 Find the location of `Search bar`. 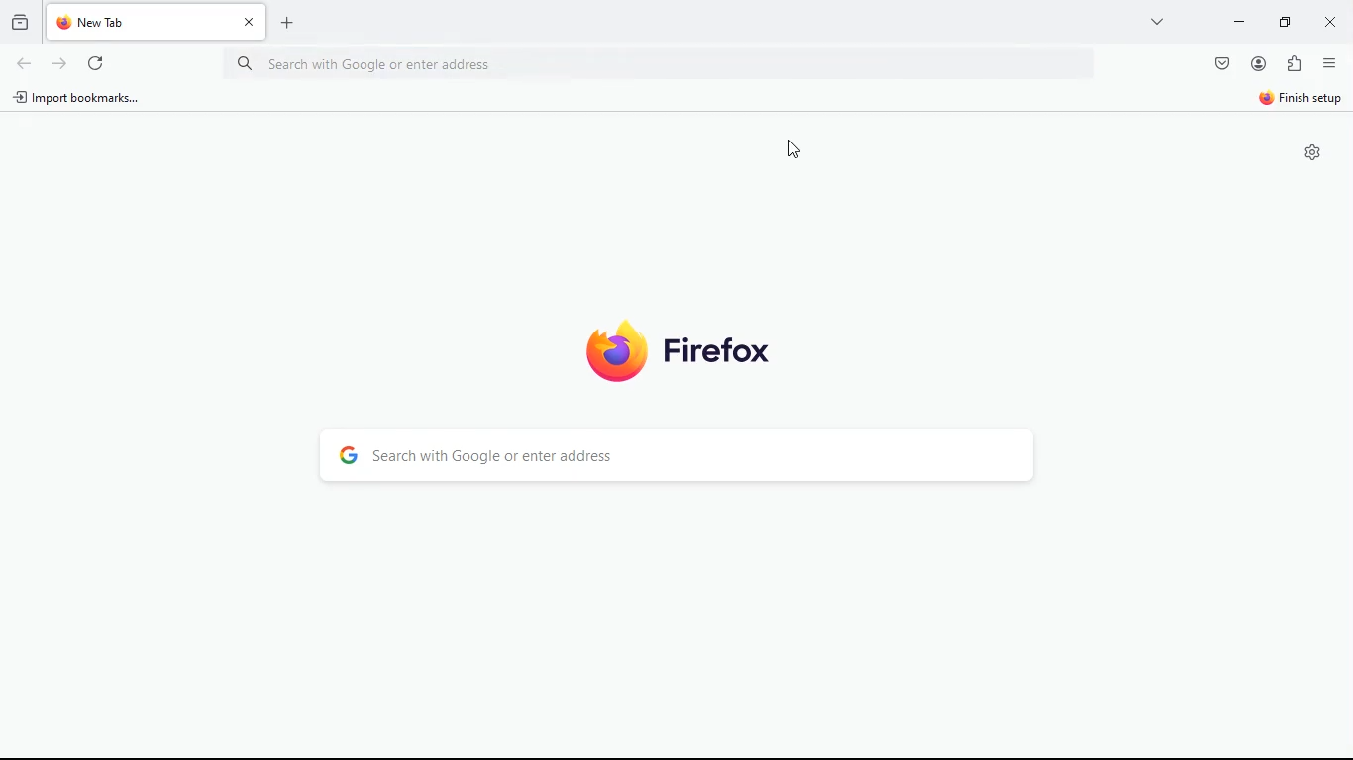

Search bar is located at coordinates (675, 65).